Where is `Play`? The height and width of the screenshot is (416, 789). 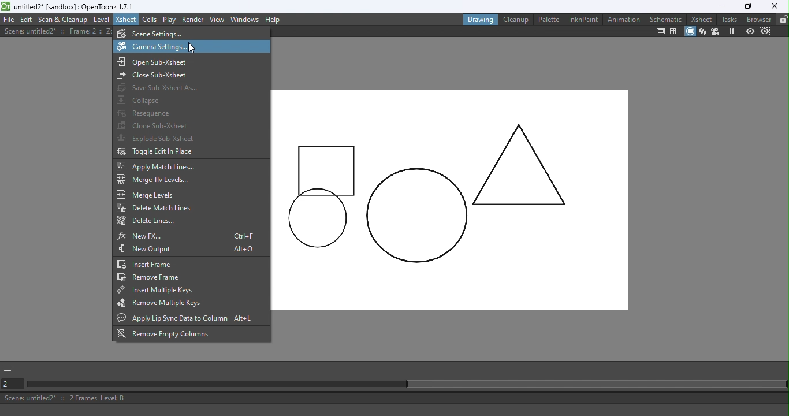 Play is located at coordinates (169, 20).